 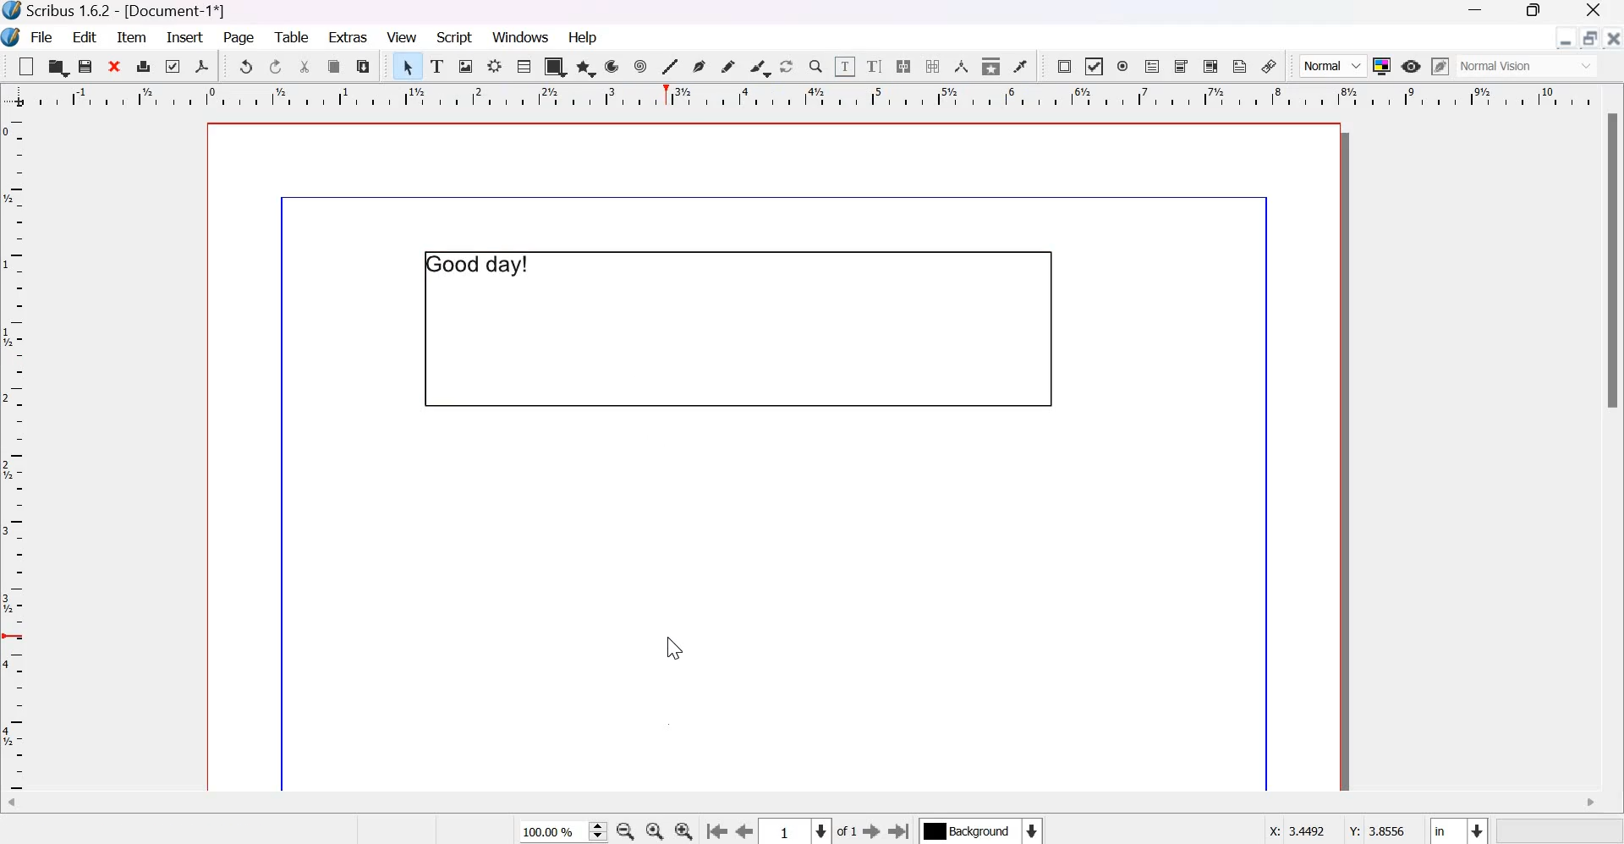 I want to click on Insert, so click(x=185, y=37).